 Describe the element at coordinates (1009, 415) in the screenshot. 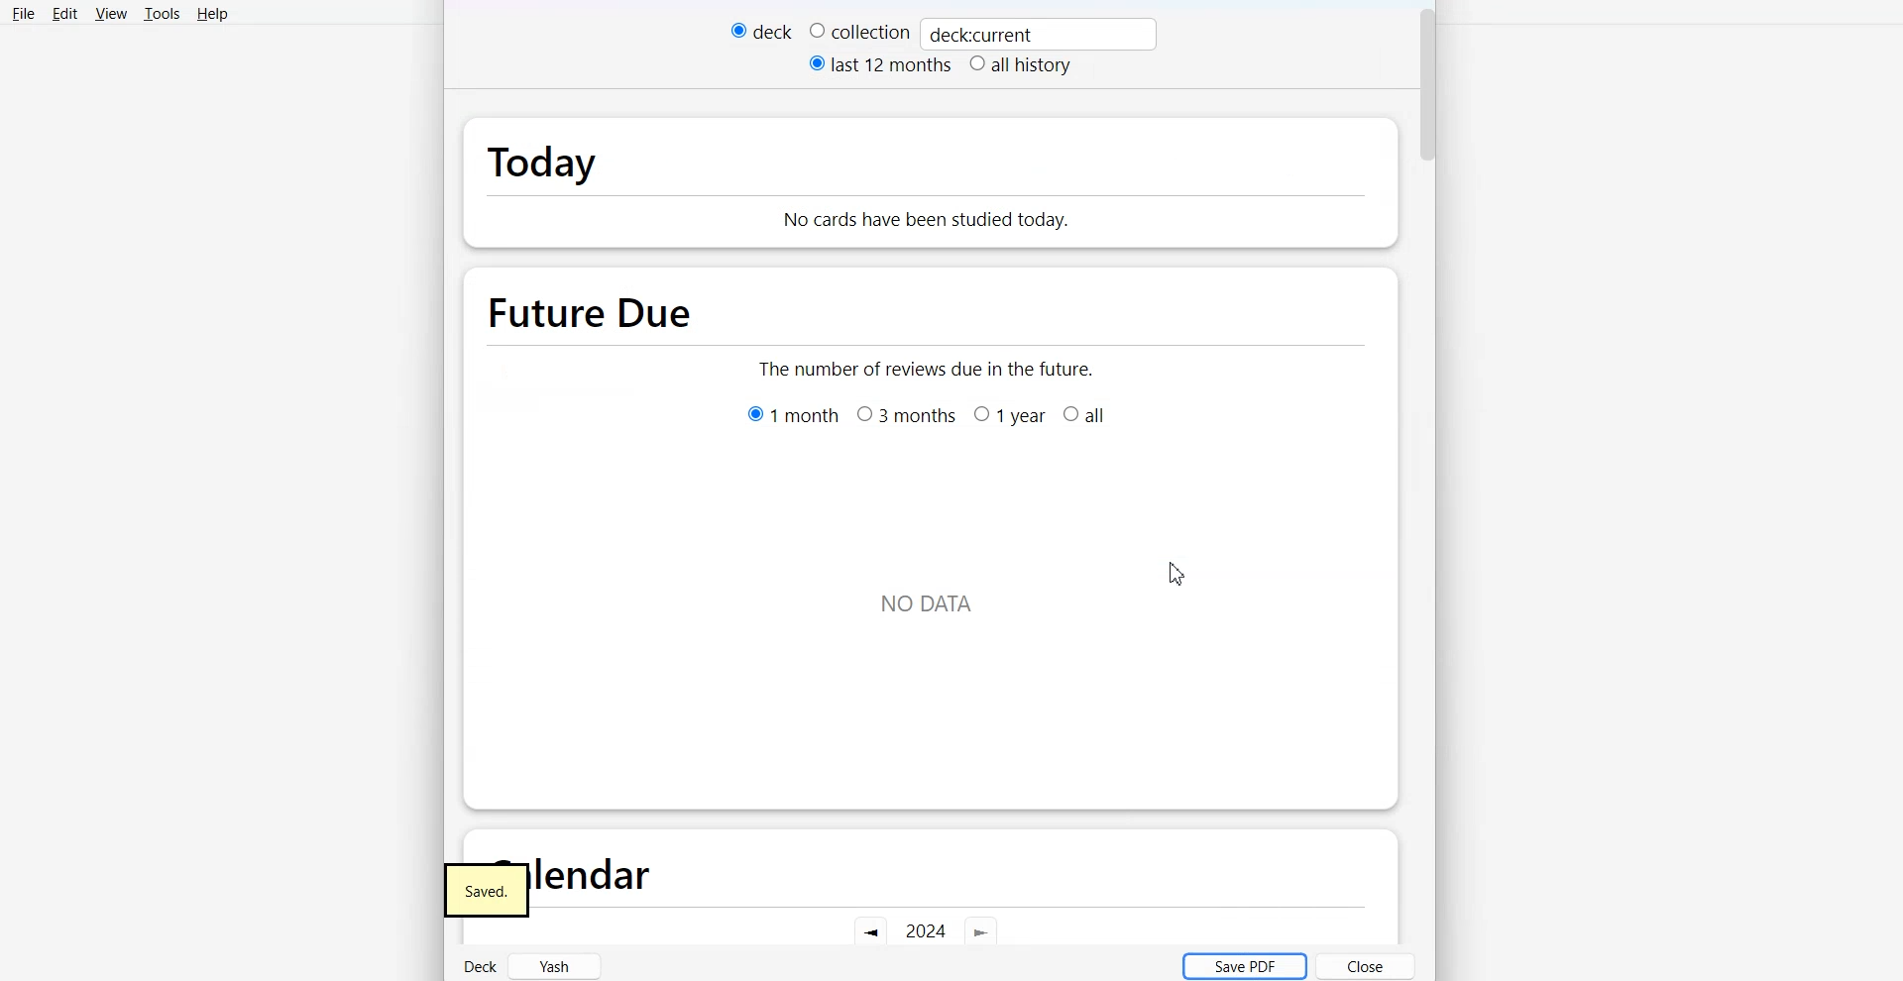

I see `1 Year` at that location.